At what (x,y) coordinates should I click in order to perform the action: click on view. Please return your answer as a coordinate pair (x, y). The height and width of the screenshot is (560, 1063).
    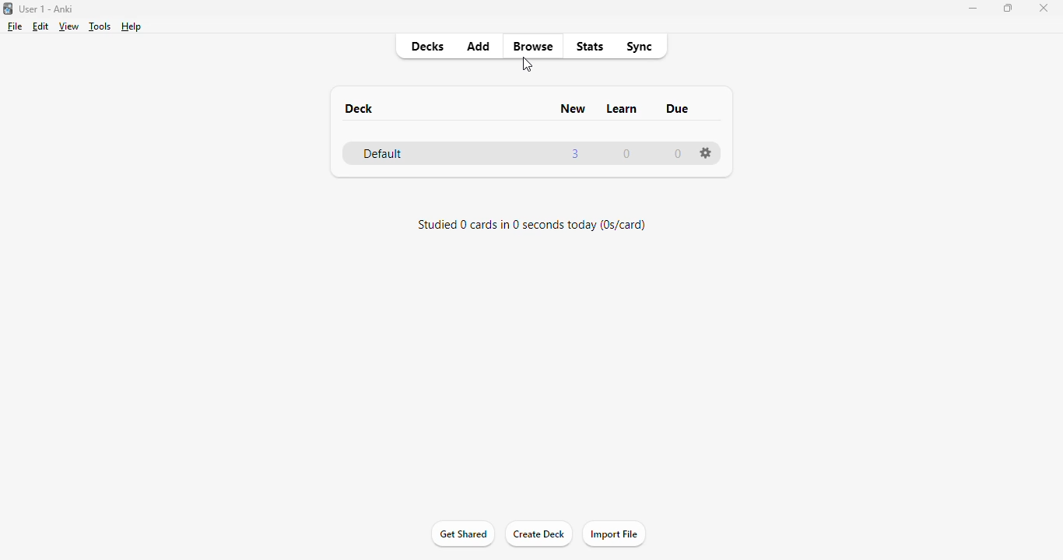
    Looking at the image, I should click on (69, 26).